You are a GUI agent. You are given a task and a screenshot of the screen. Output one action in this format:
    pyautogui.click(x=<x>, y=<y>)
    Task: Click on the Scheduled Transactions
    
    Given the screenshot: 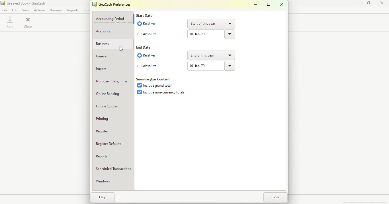 What is the action you would take?
    pyautogui.click(x=114, y=167)
    